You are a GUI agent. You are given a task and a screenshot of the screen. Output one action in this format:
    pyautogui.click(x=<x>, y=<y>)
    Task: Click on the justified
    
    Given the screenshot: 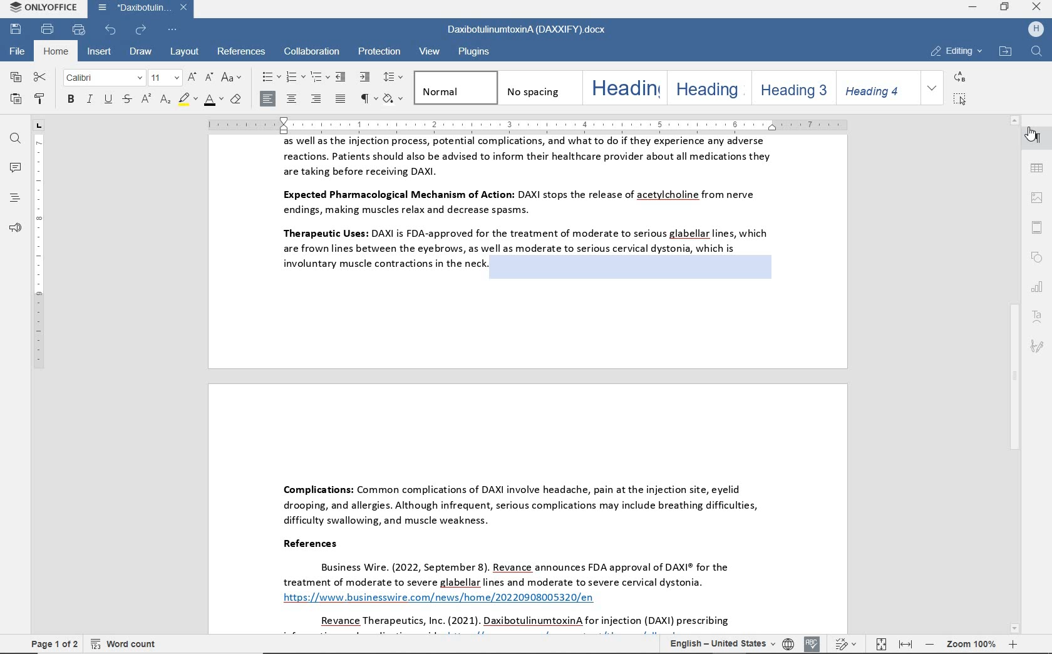 What is the action you would take?
    pyautogui.click(x=341, y=100)
    